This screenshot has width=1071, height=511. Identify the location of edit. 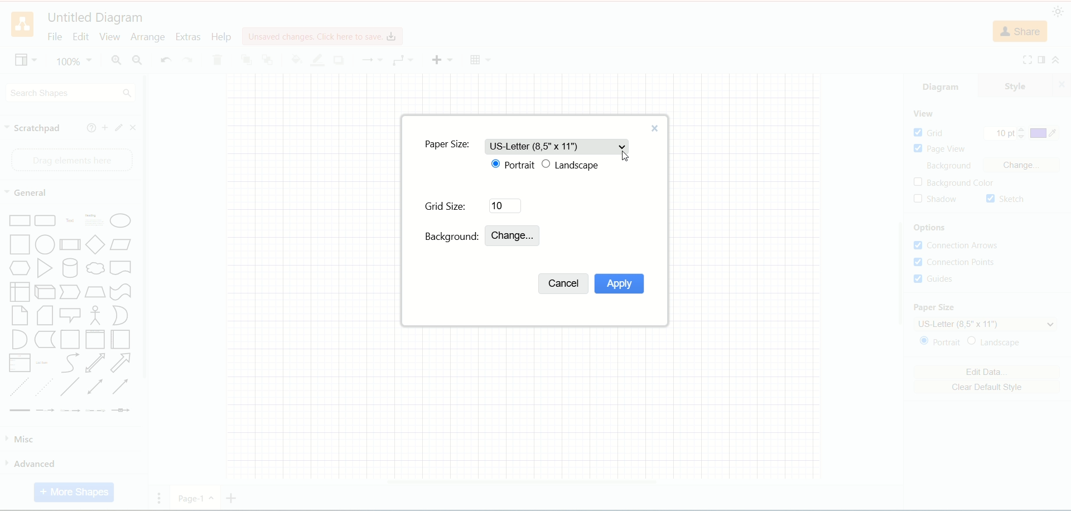
(117, 128).